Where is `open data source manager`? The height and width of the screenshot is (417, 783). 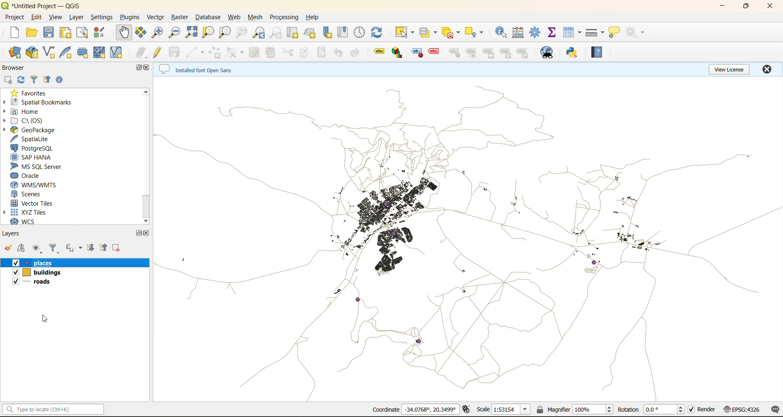
open data source manager is located at coordinates (15, 53).